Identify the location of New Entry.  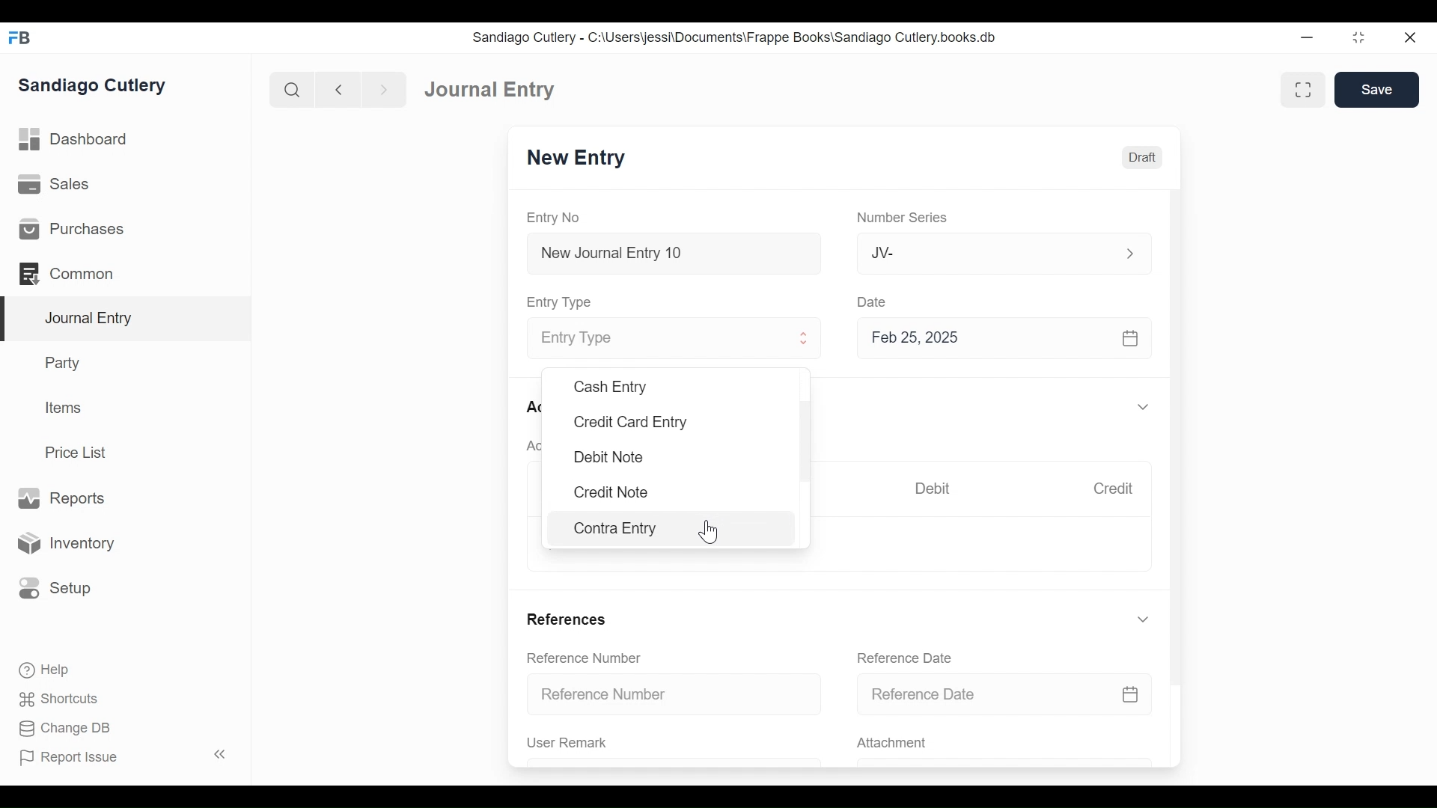
(580, 159).